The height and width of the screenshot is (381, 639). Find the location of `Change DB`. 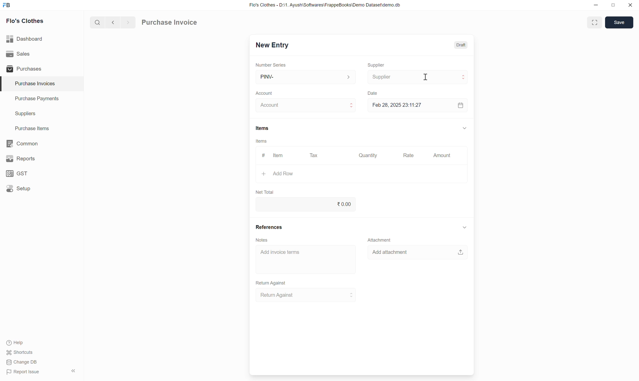

Change DB is located at coordinates (22, 362).